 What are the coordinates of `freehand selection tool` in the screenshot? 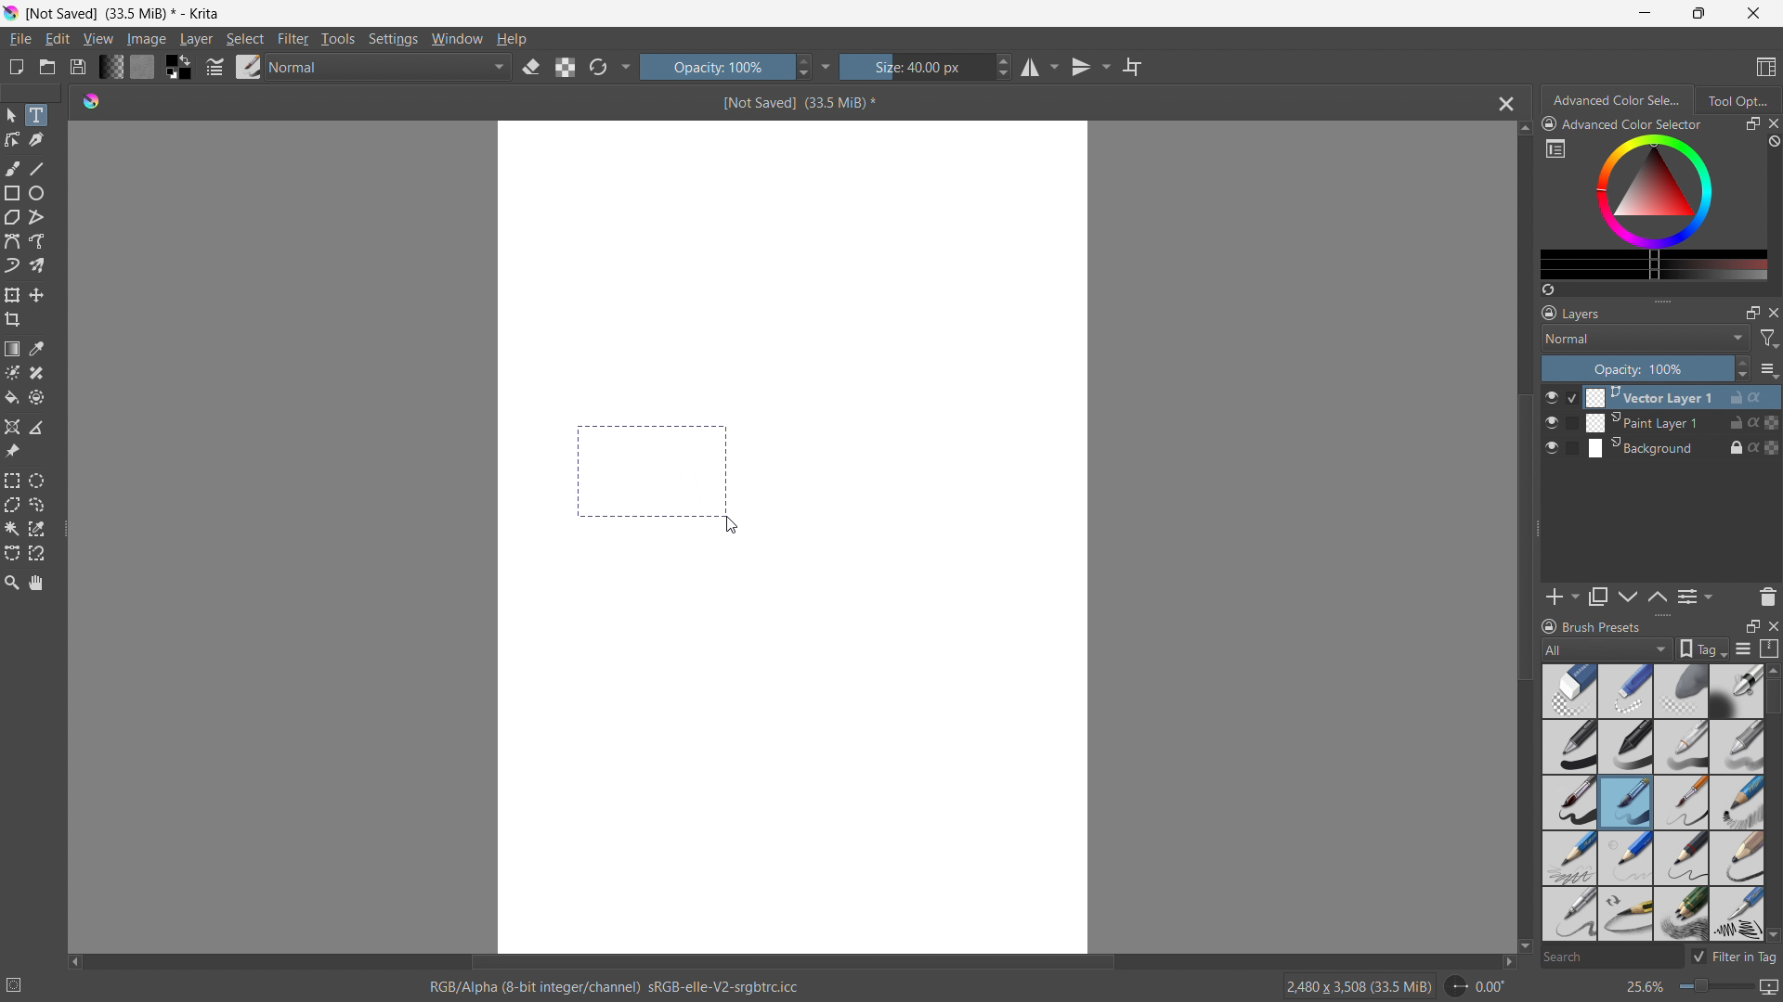 It's located at (37, 505).